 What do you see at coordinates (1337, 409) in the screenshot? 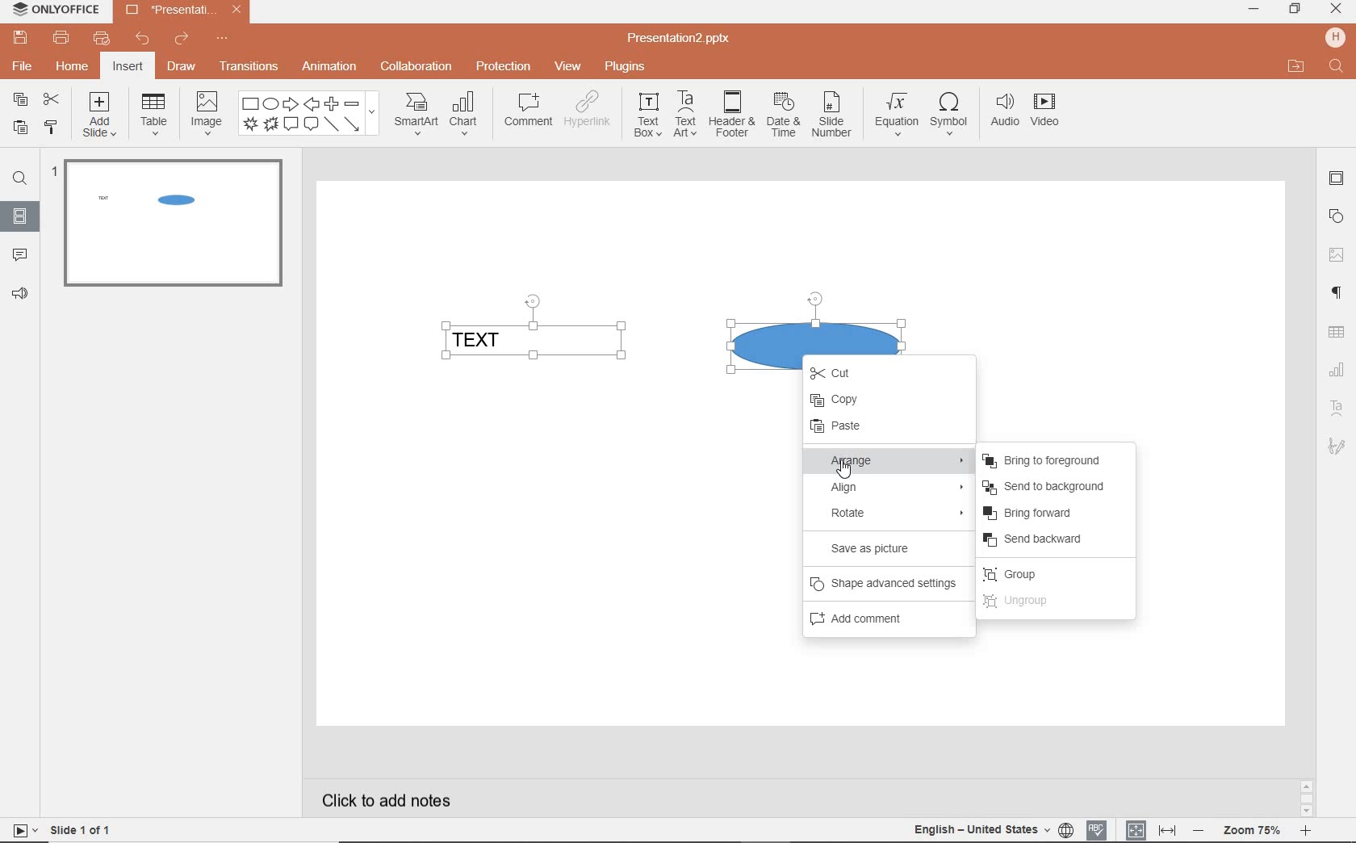
I see `TEXT ART` at bounding box center [1337, 409].